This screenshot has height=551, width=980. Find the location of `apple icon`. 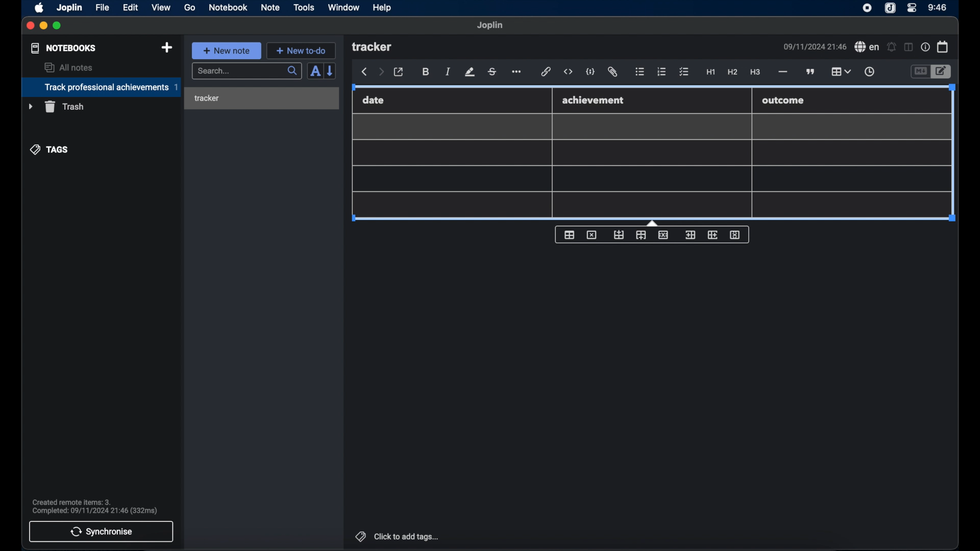

apple icon is located at coordinates (40, 8).